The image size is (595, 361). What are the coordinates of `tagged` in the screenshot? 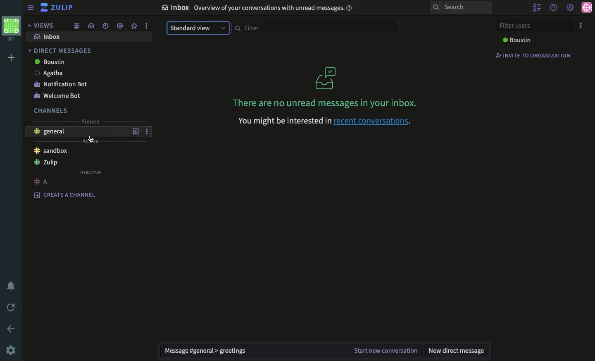 It's located at (119, 26).